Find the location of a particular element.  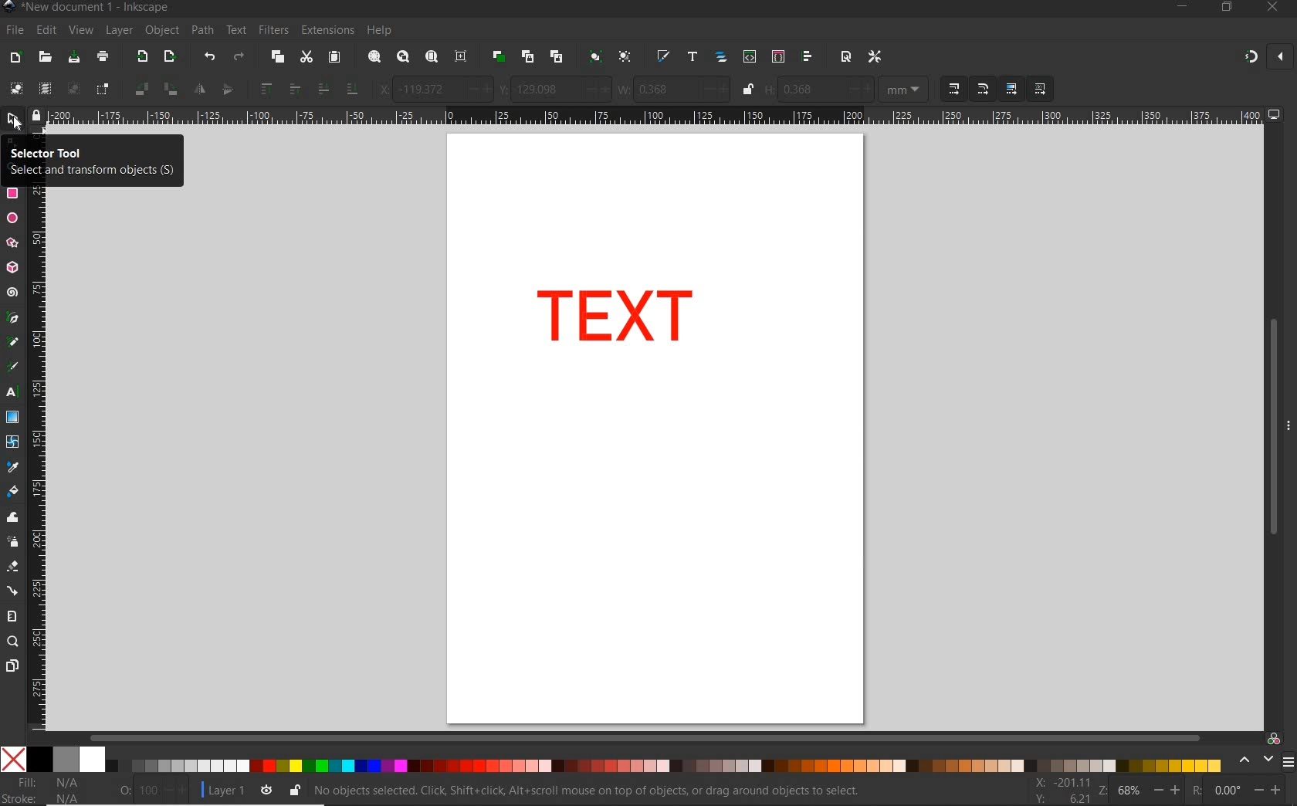

ZOOM PAGE is located at coordinates (431, 58).